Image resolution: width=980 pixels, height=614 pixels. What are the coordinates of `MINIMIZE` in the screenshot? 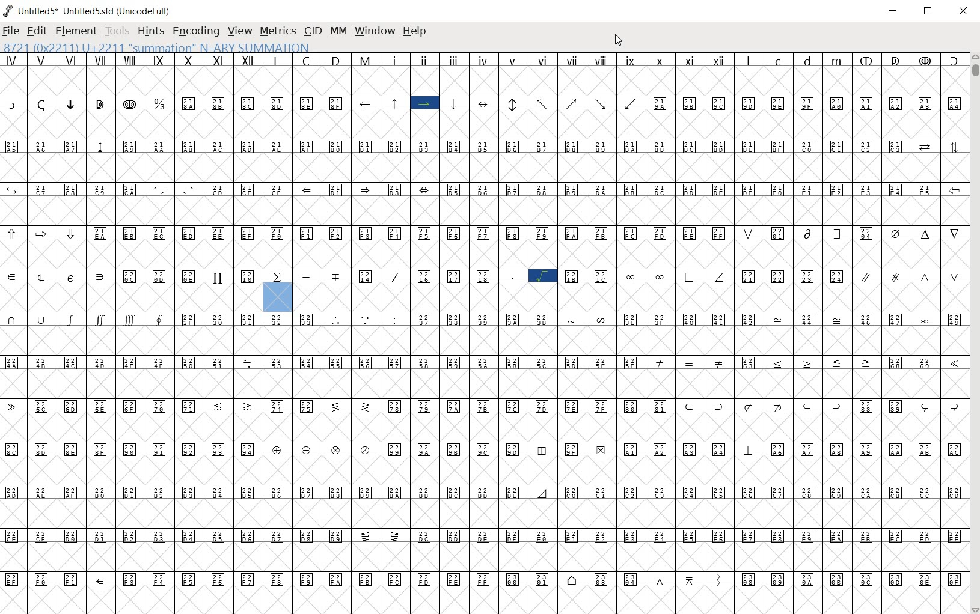 It's located at (893, 11).